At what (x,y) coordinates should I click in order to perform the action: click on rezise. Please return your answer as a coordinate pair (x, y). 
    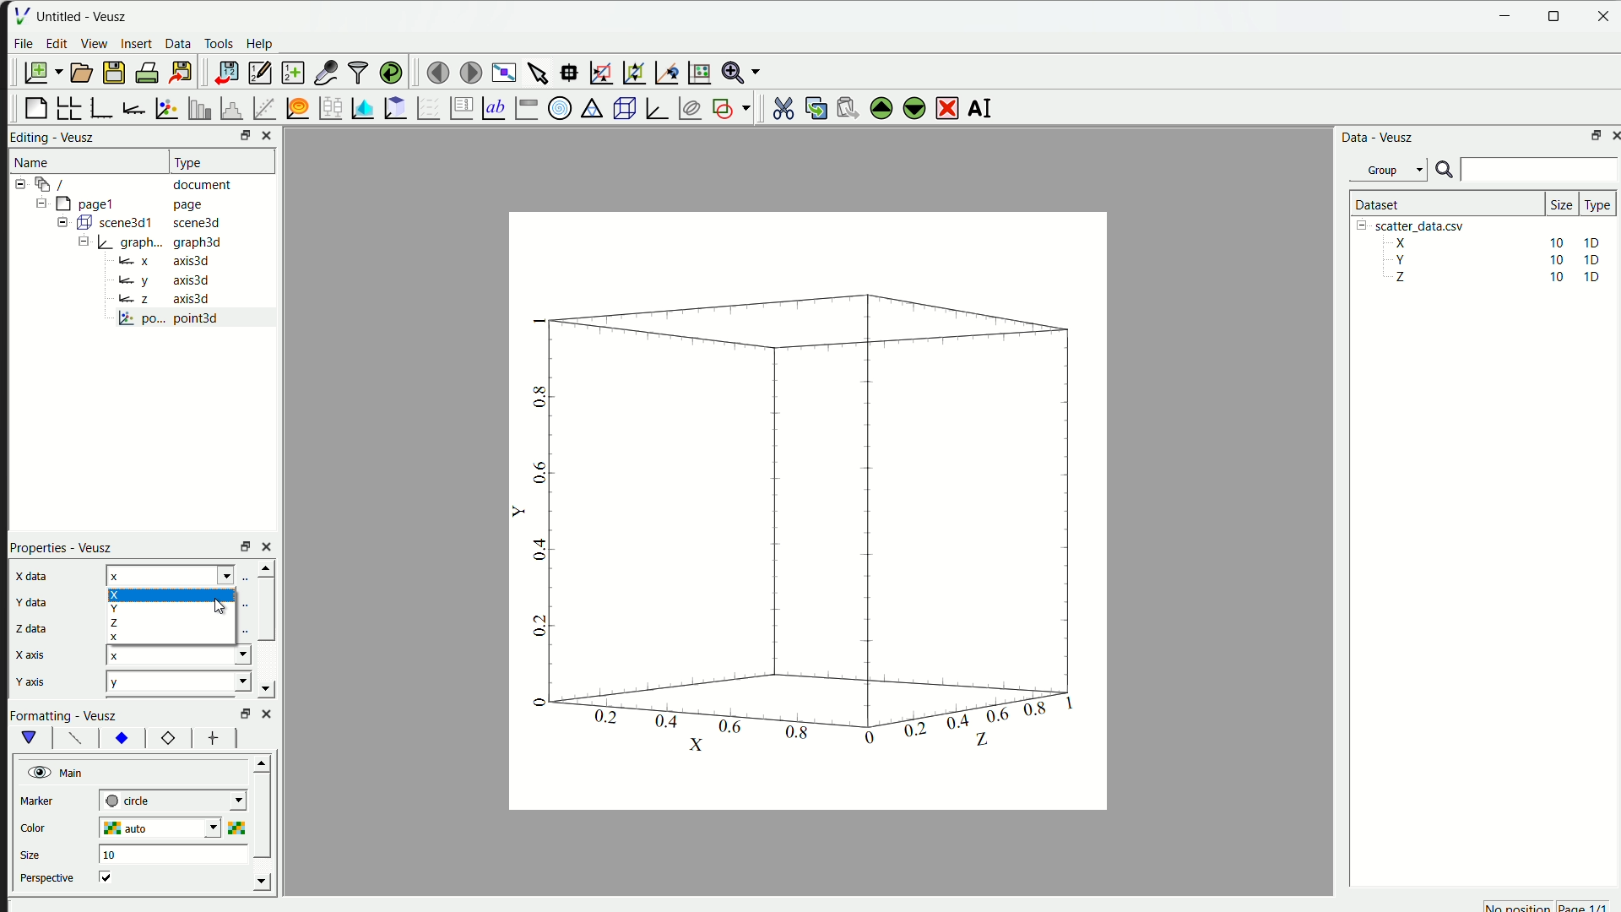
    Looking at the image, I should click on (242, 546).